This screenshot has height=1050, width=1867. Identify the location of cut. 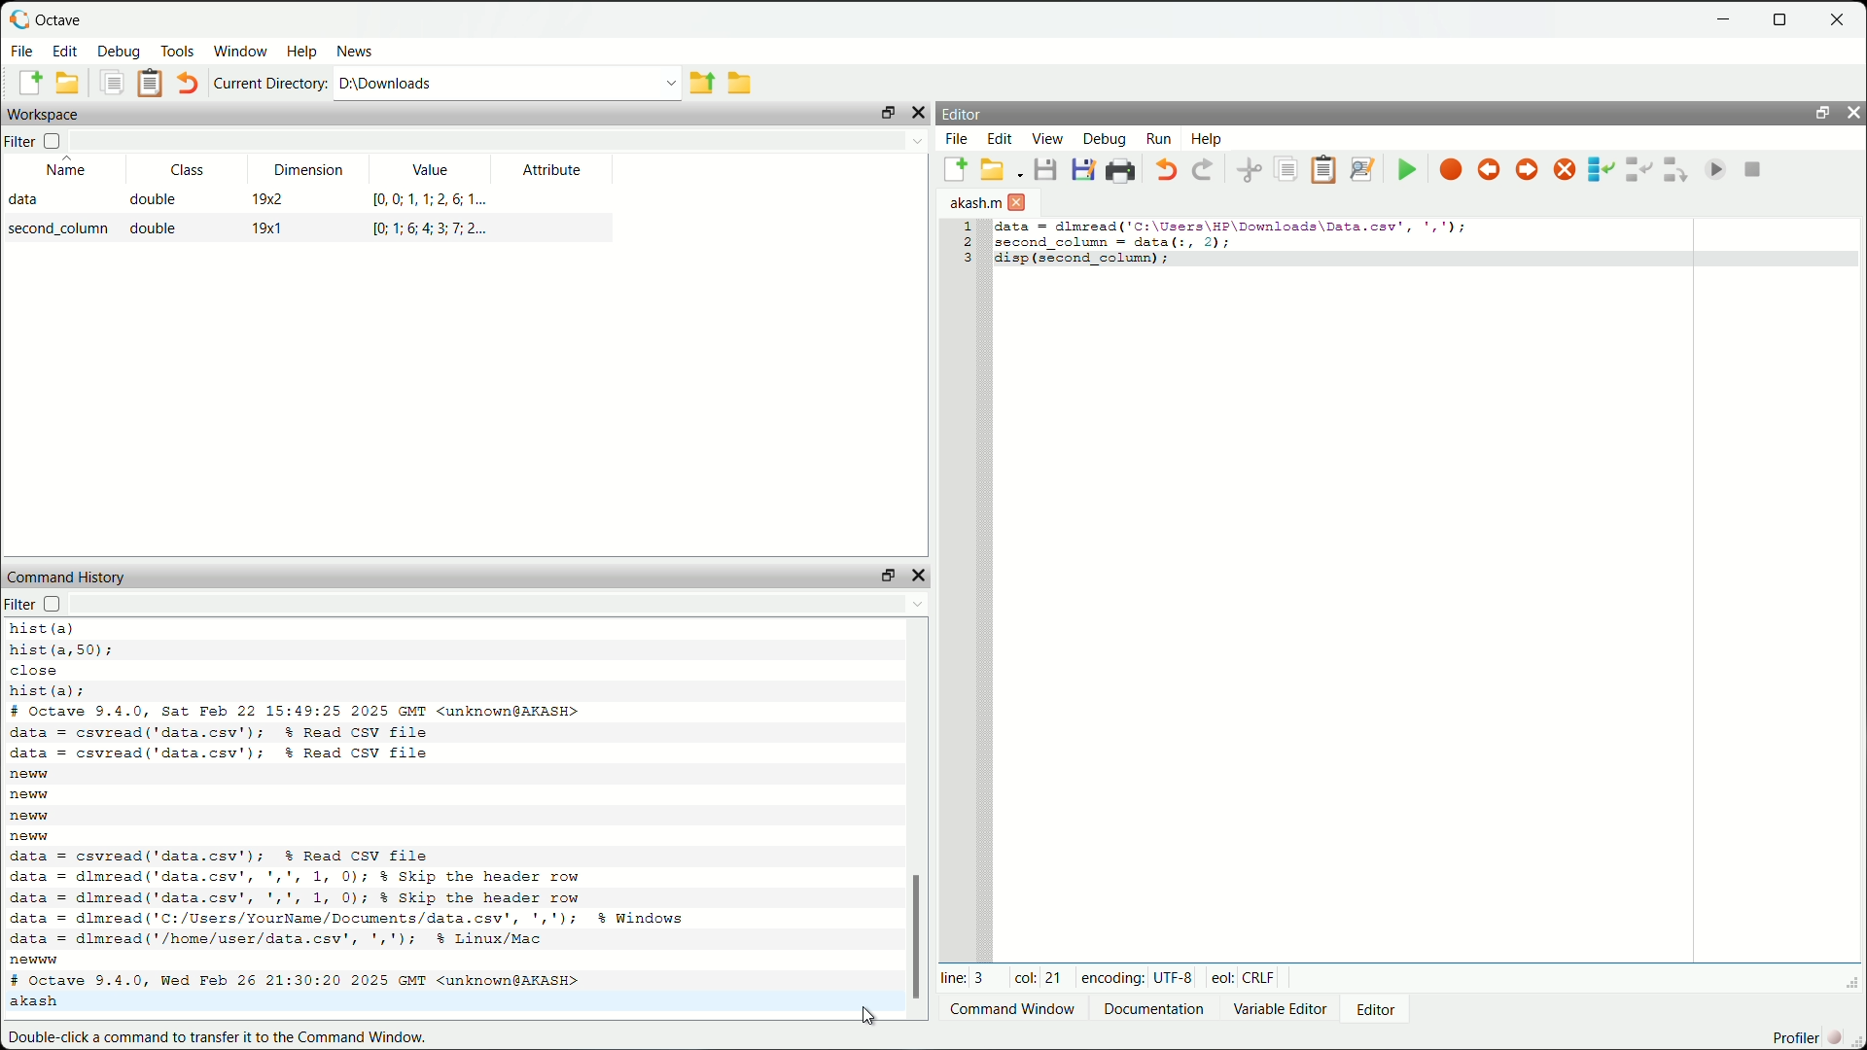
(1252, 172).